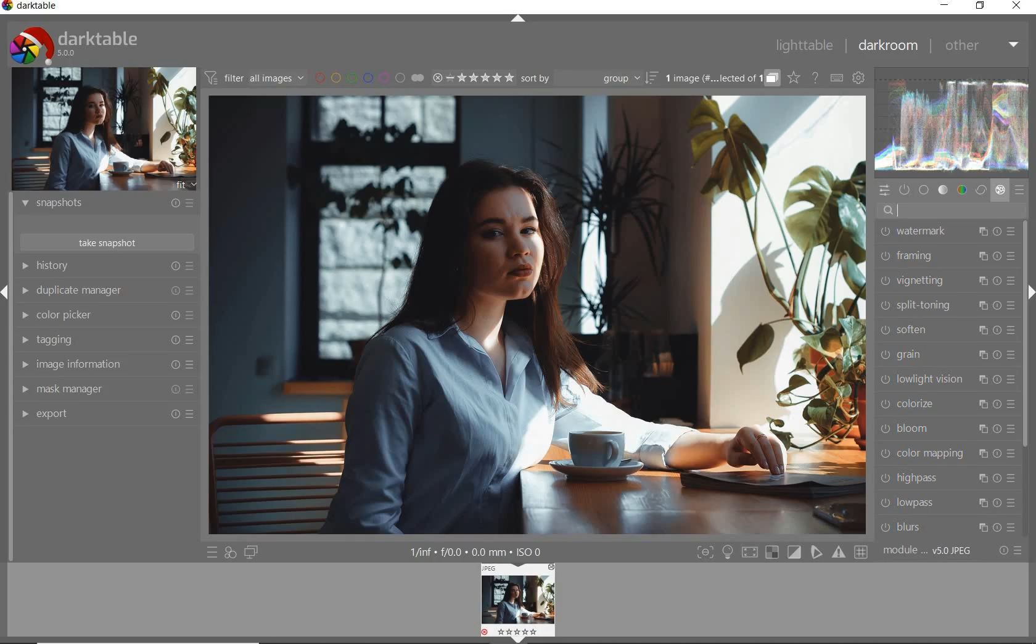 The height and width of the screenshot is (644, 1036). What do you see at coordinates (104, 129) in the screenshot?
I see `image preview` at bounding box center [104, 129].